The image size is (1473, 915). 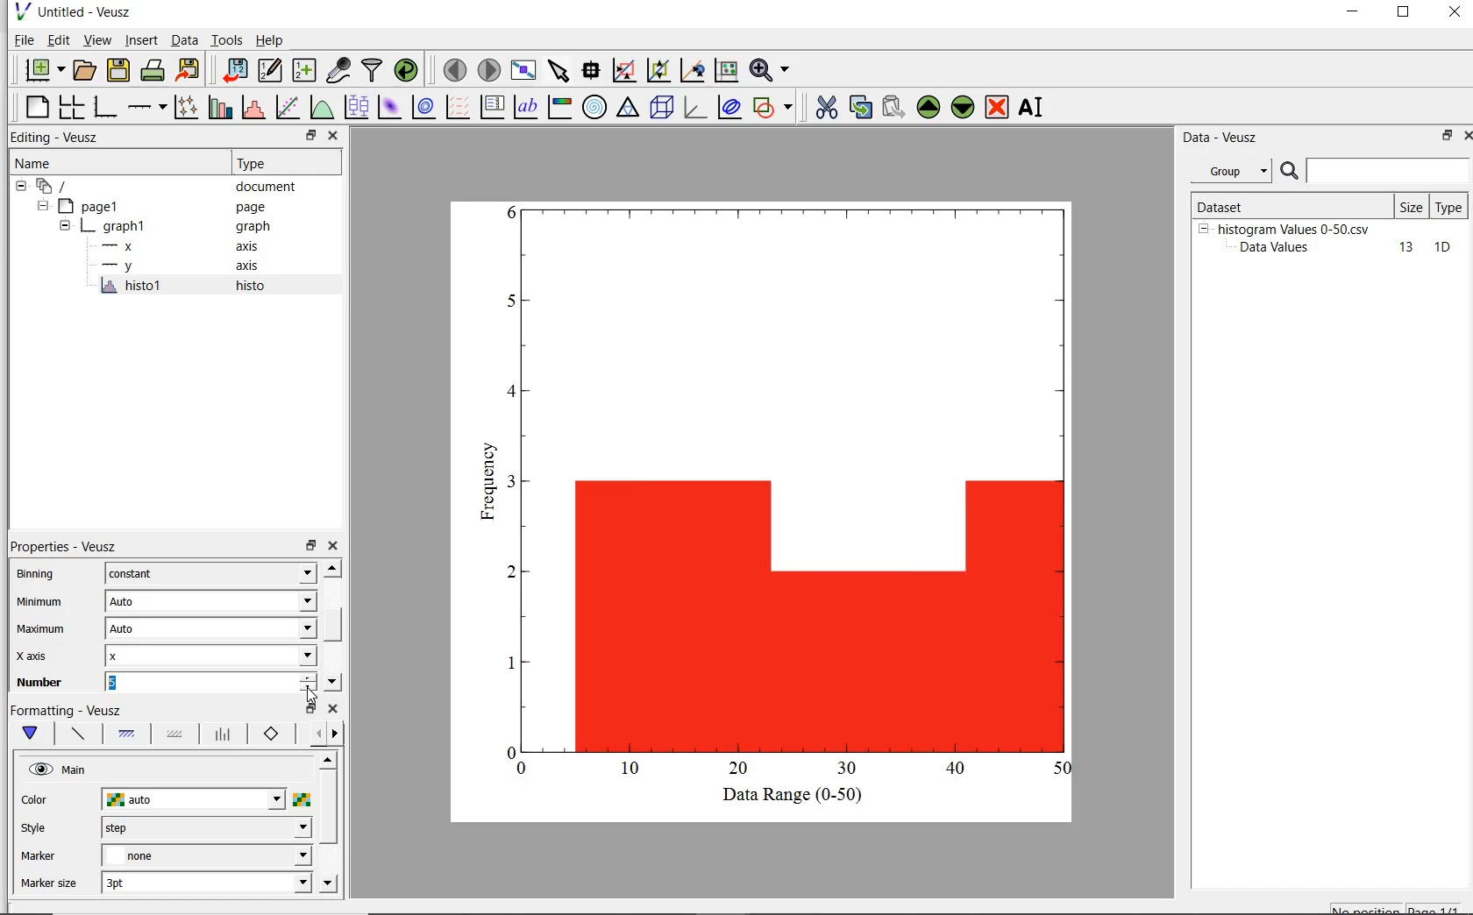 What do you see at coordinates (729, 110) in the screenshot?
I see `plot covariance ellipse` at bounding box center [729, 110].